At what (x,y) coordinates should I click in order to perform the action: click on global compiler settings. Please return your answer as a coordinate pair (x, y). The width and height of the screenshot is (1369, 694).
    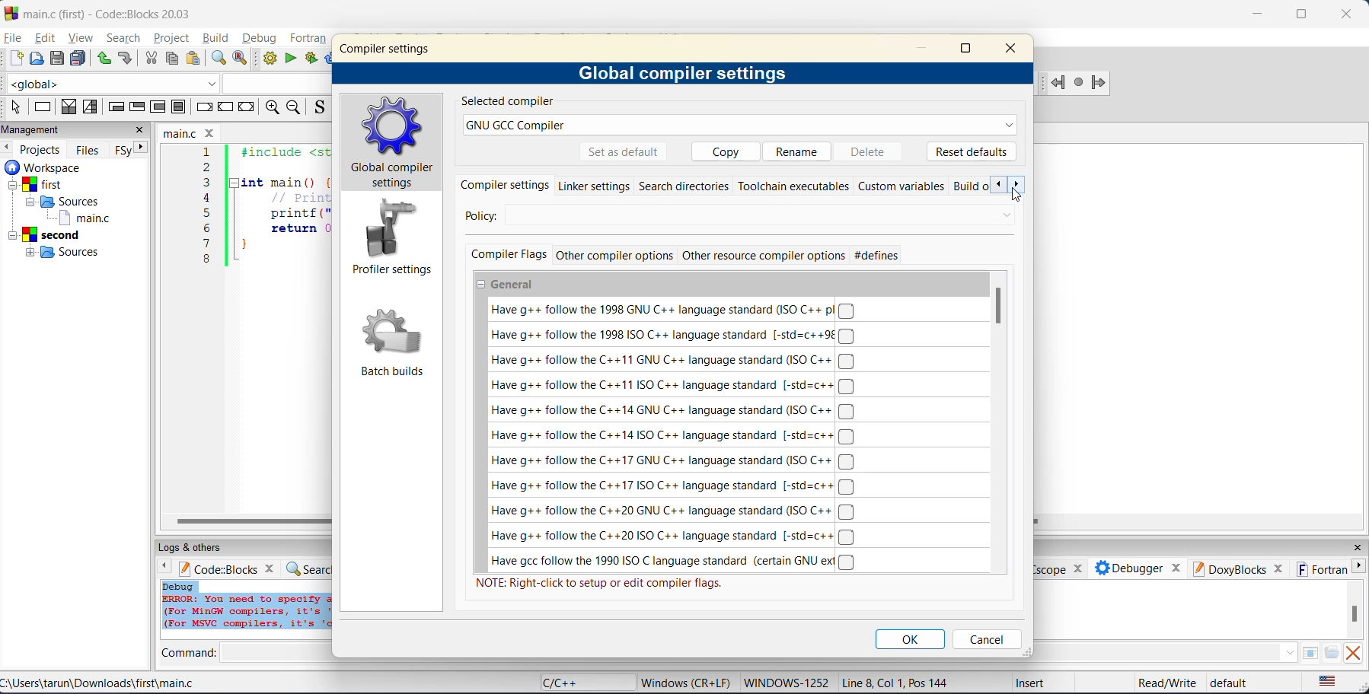
    Looking at the image, I should click on (686, 75).